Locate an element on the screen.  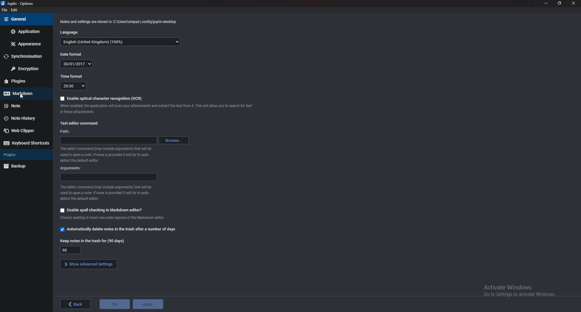
Pointer is located at coordinates (23, 96).